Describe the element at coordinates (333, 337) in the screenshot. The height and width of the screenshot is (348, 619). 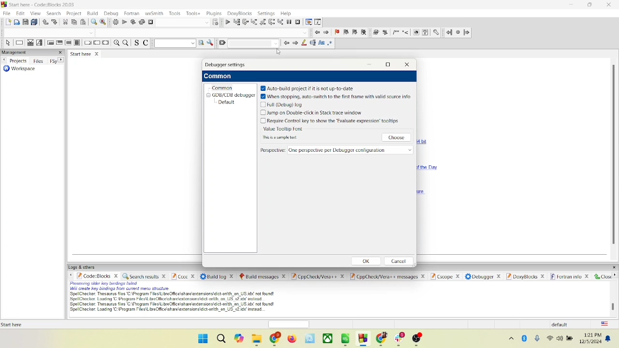
I see `apps` at that location.